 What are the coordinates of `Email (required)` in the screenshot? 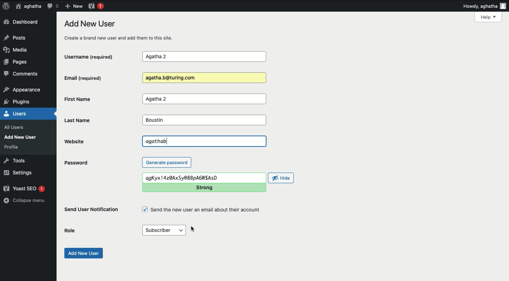 It's located at (95, 78).